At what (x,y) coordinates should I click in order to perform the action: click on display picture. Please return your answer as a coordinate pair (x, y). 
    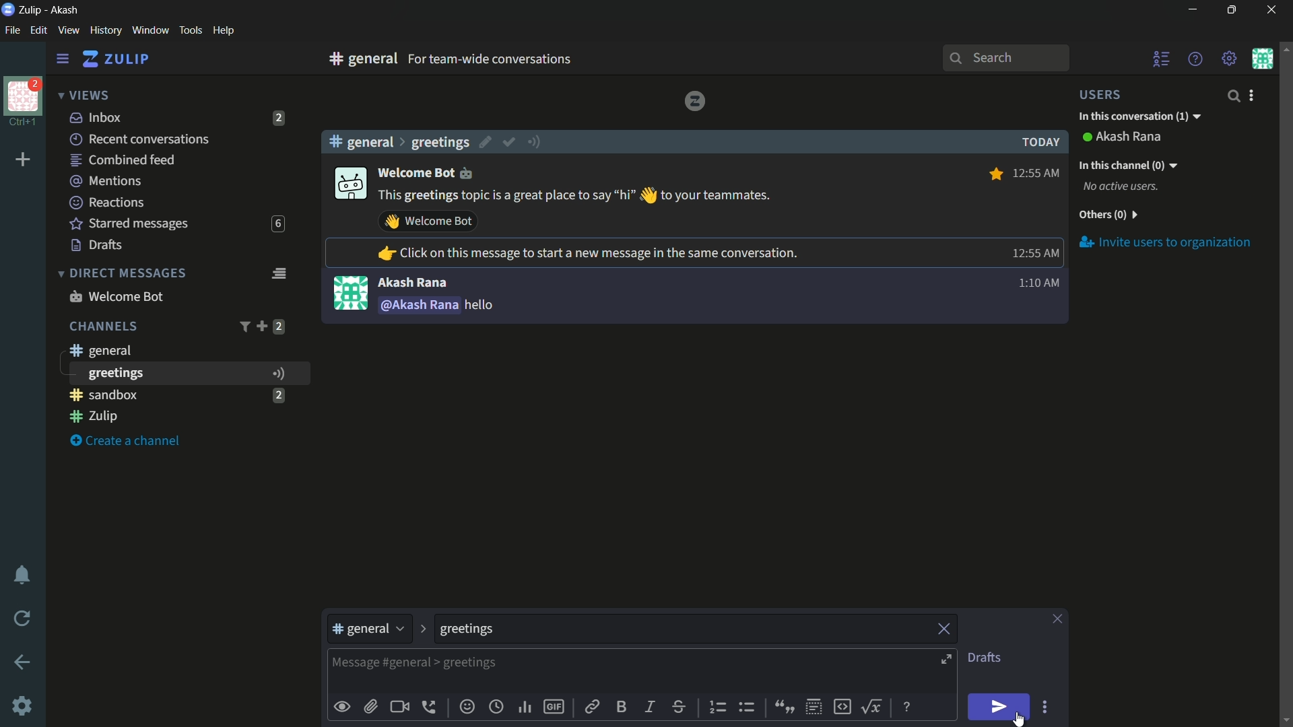
    Looking at the image, I should click on (349, 184).